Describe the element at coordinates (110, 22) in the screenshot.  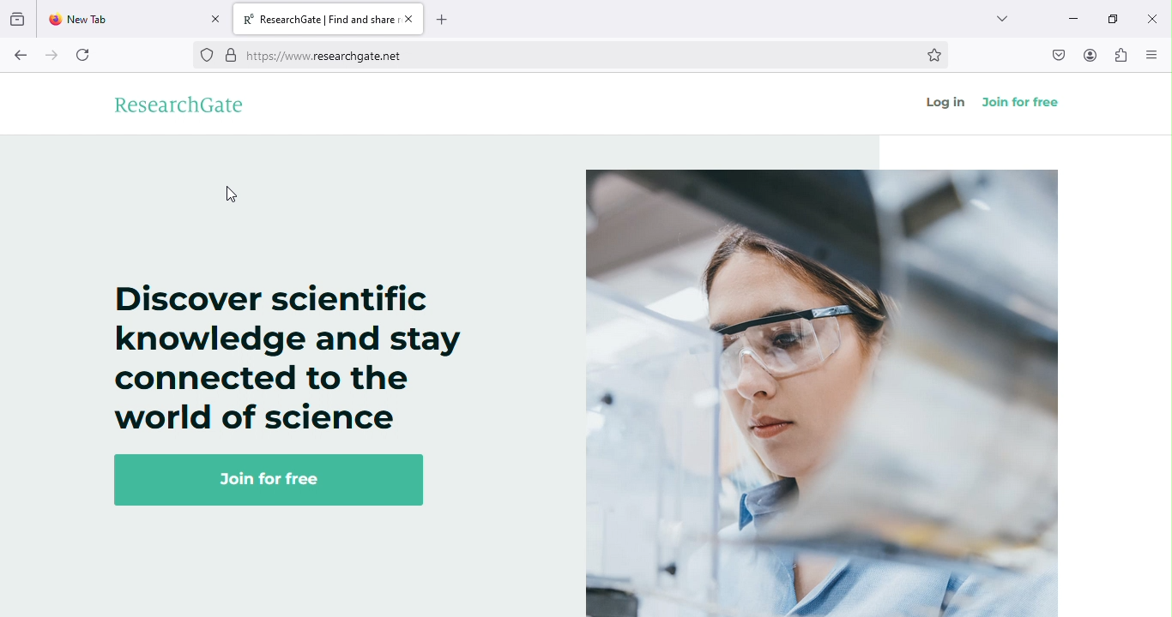
I see `New Tab` at that location.